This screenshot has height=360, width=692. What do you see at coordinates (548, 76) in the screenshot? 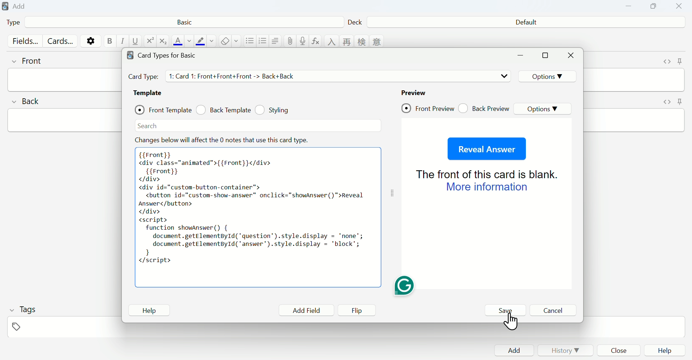
I see `Options` at bounding box center [548, 76].